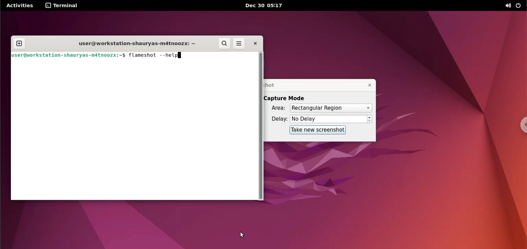 The width and height of the screenshot is (527, 249). I want to click on close, so click(257, 44).